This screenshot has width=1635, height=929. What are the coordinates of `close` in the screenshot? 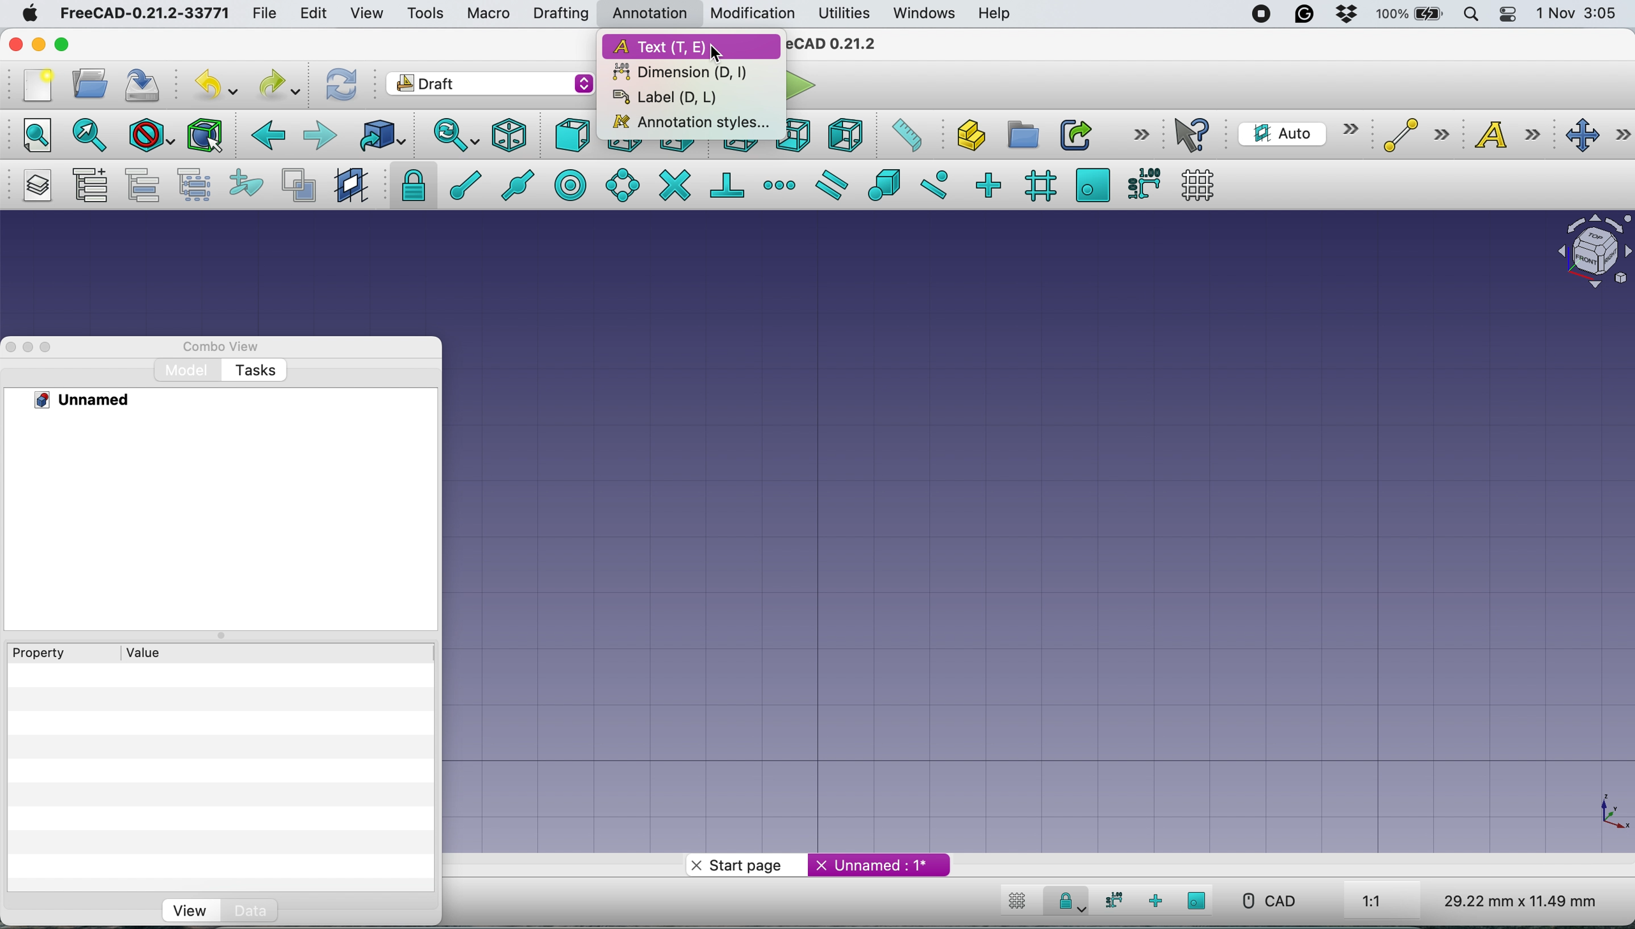 It's located at (15, 44).